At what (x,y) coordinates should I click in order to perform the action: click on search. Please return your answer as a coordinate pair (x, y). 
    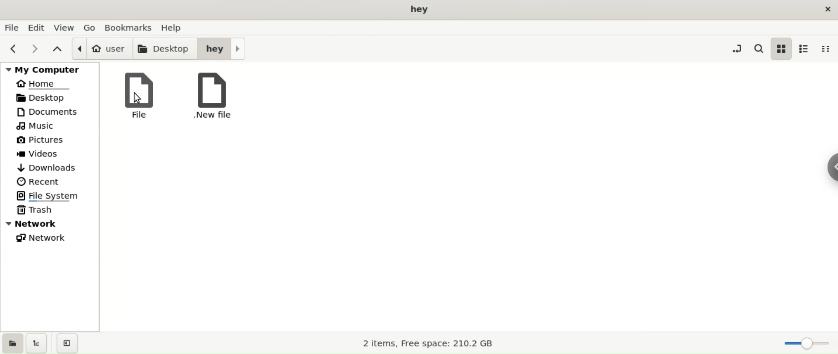
    Looking at the image, I should click on (757, 49).